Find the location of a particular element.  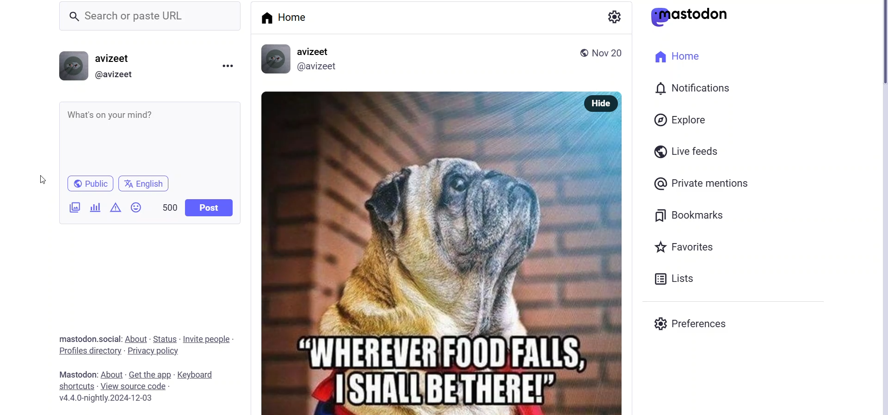

profile picture is located at coordinates (74, 64).